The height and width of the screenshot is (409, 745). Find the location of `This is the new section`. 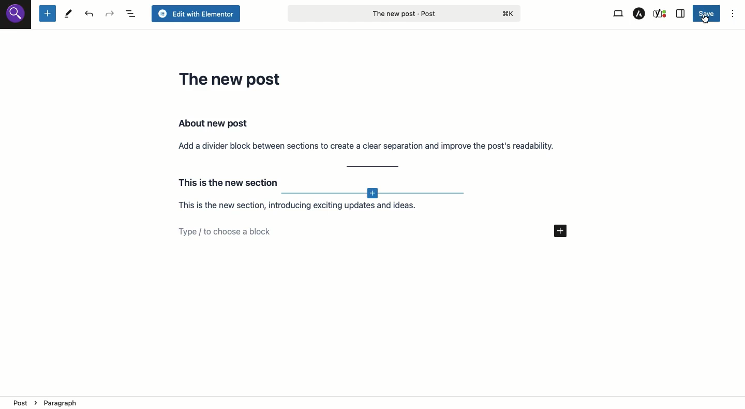

This is the new section is located at coordinates (226, 181).